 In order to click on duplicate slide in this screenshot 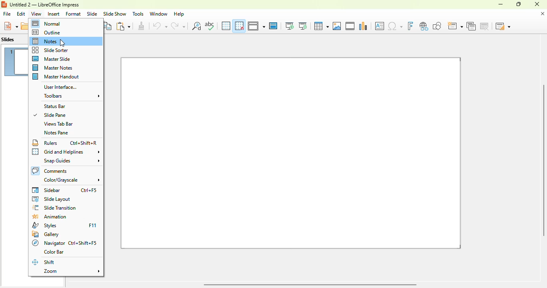, I will do `click(471, 26)`.